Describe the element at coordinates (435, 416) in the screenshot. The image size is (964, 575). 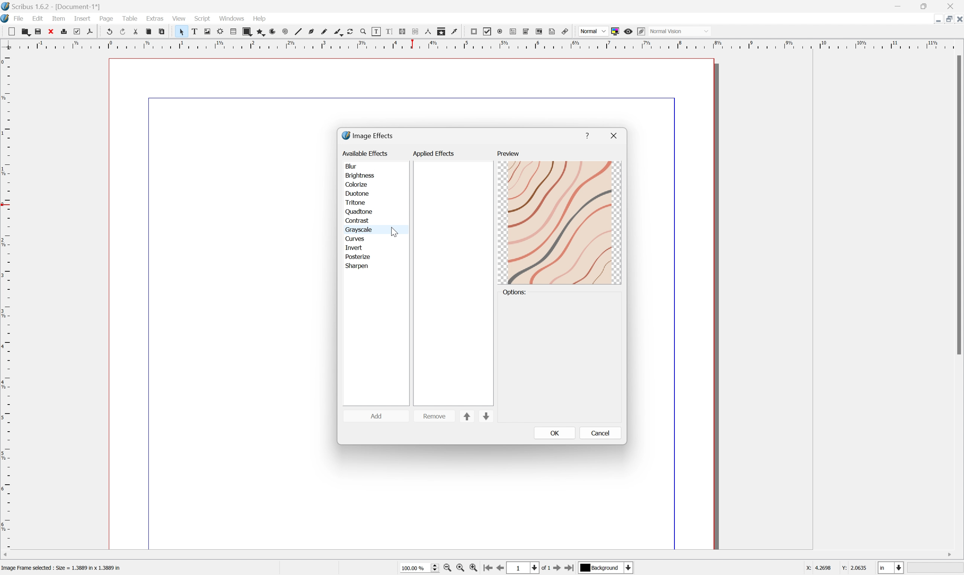
I see `remove` at that location.